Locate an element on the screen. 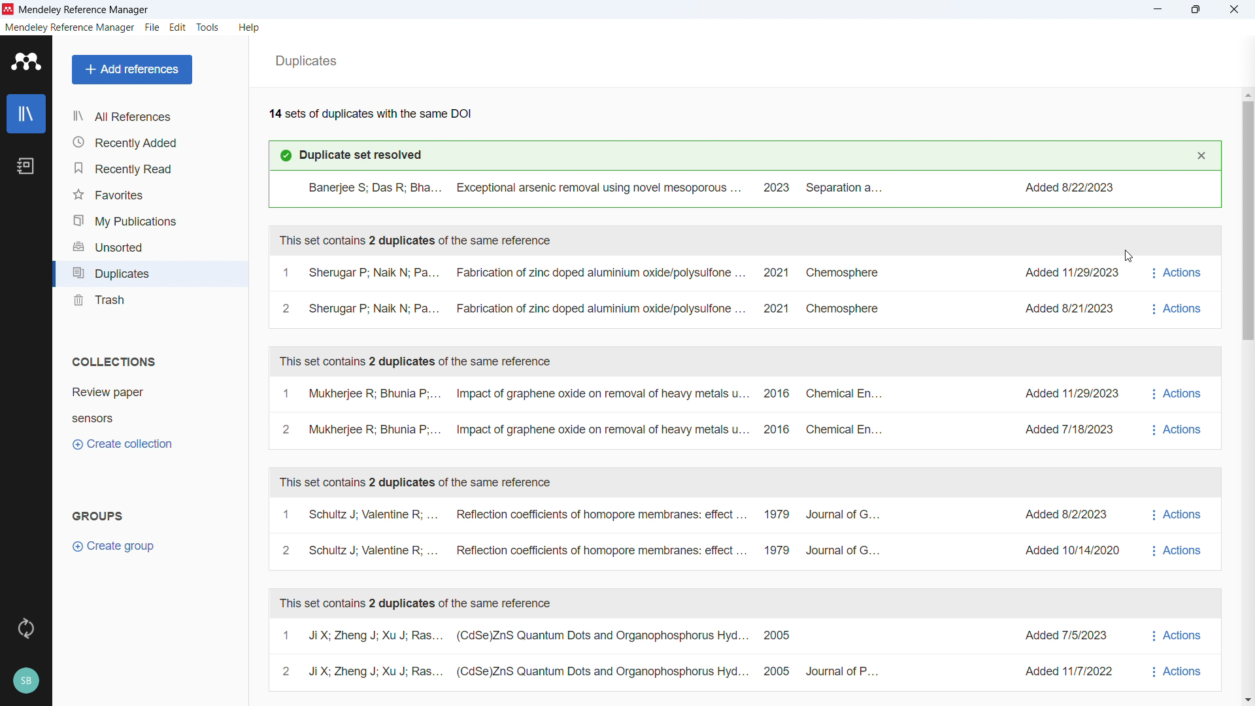  Help  is located at coordinates (250, 28).